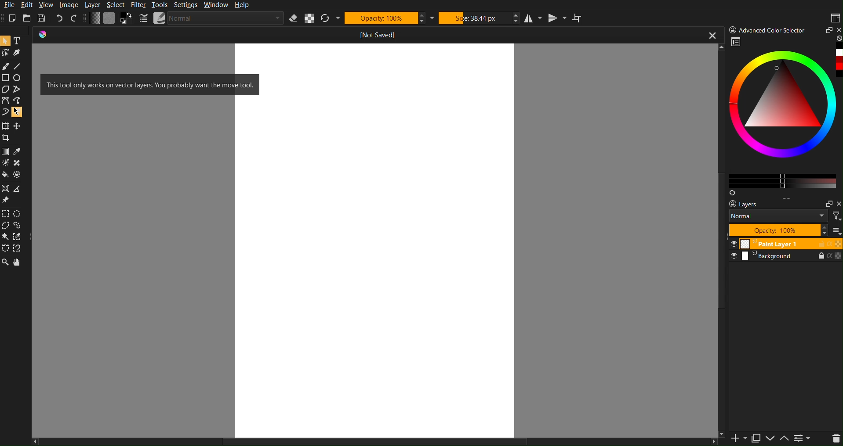 The width and height of the screenshot is (843, 446). What do you see at coordinates (244, 5) in the screenshot?
I see `Help` at bounding box center [244, 5].